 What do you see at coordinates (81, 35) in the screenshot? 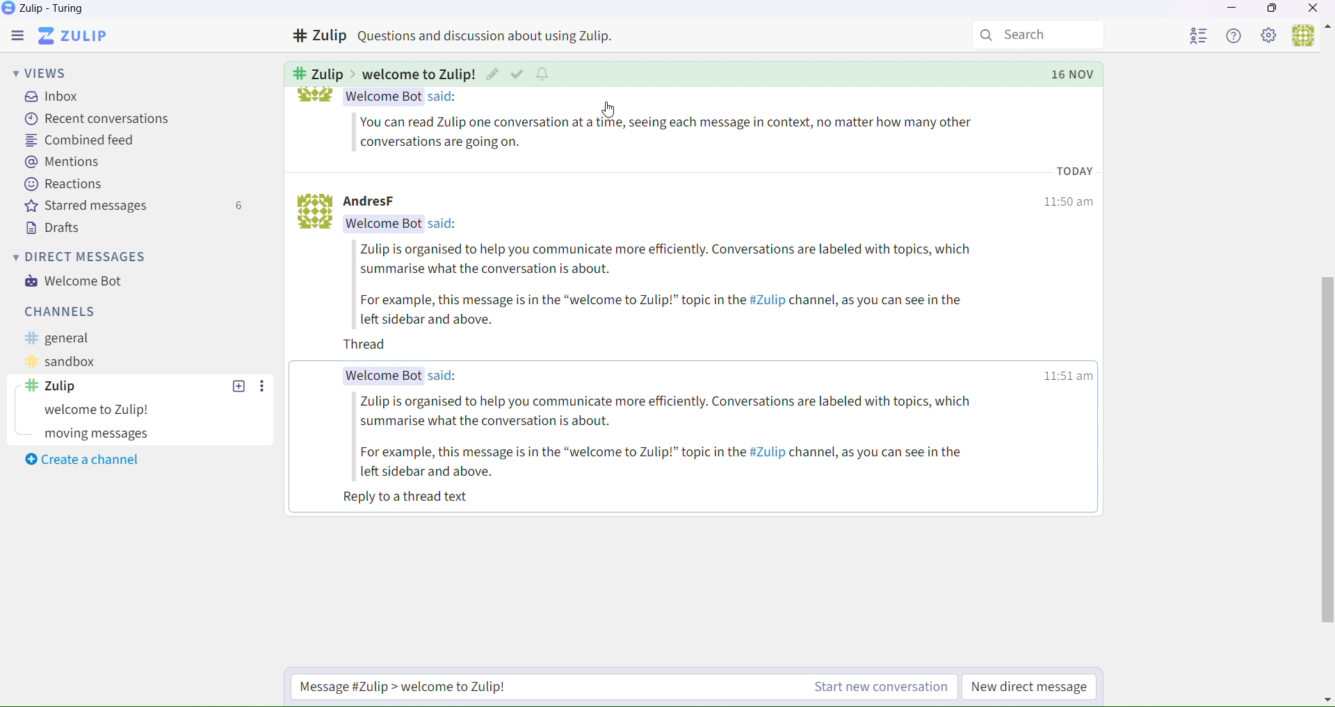
I see `Zulip` at bounding box center [81, 35].